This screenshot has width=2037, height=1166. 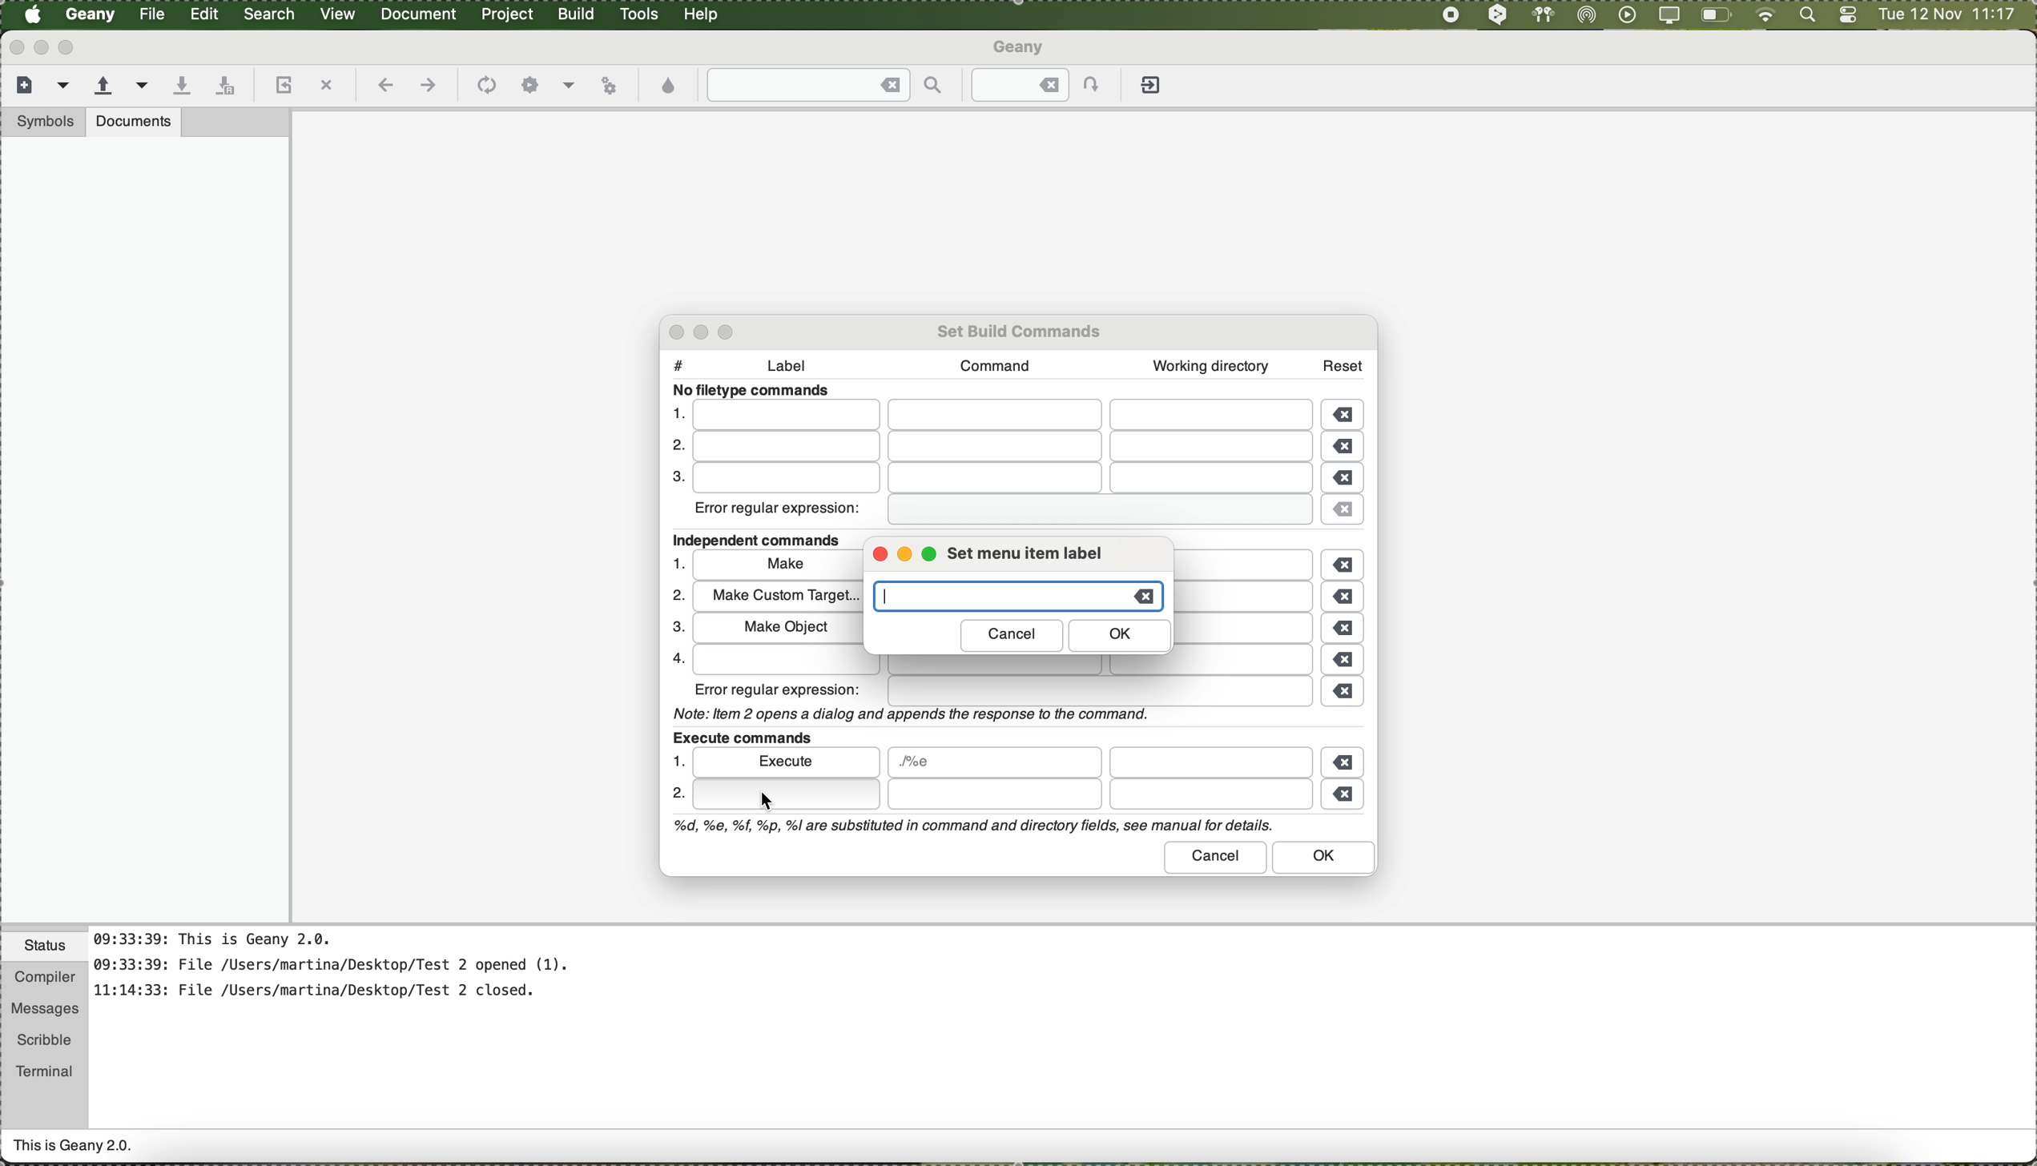 I want to click on Apple icon, so click(x=33, y=14).